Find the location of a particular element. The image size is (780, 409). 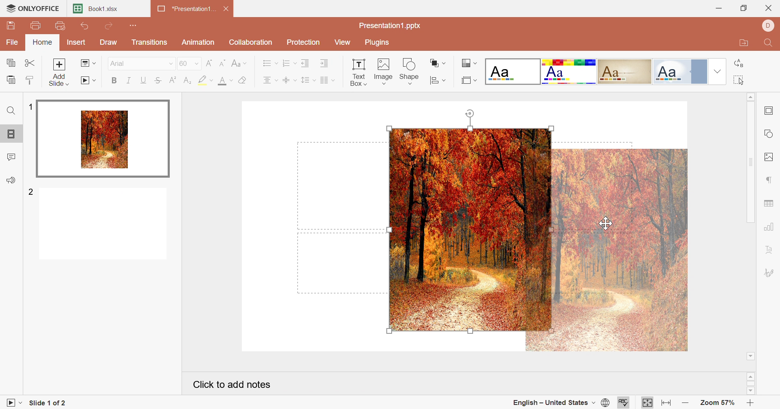

Copy is located at coordinates (11, 63).